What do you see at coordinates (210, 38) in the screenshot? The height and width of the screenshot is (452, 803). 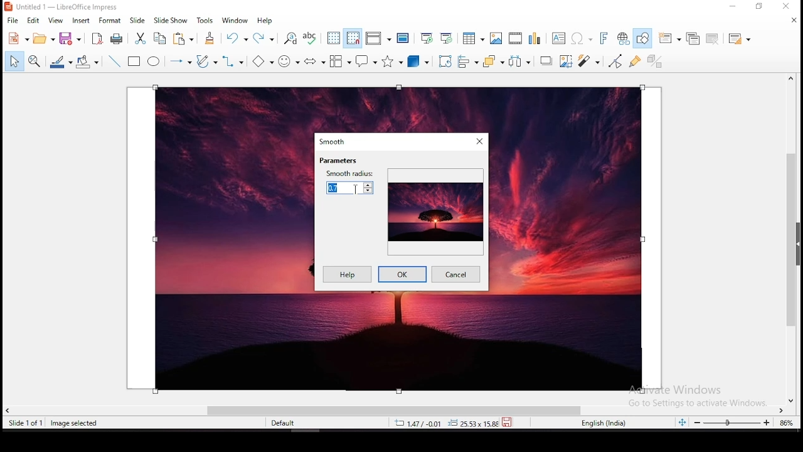 I see `clone formatting` at bounding box center [210, 38].